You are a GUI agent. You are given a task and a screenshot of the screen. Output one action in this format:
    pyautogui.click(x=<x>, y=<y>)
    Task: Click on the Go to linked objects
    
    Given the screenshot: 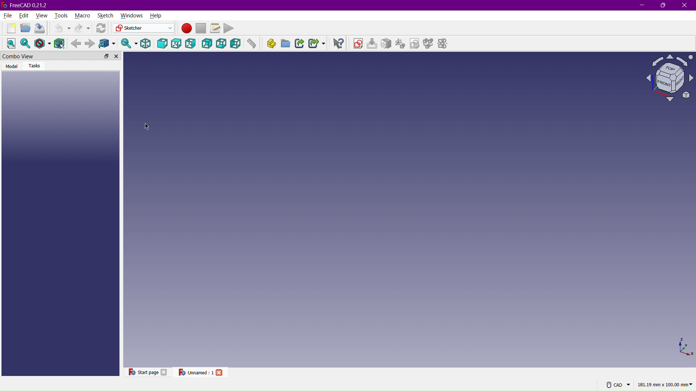 What is the action you would take?
    pyautogui.click(x=107, y=43)
    